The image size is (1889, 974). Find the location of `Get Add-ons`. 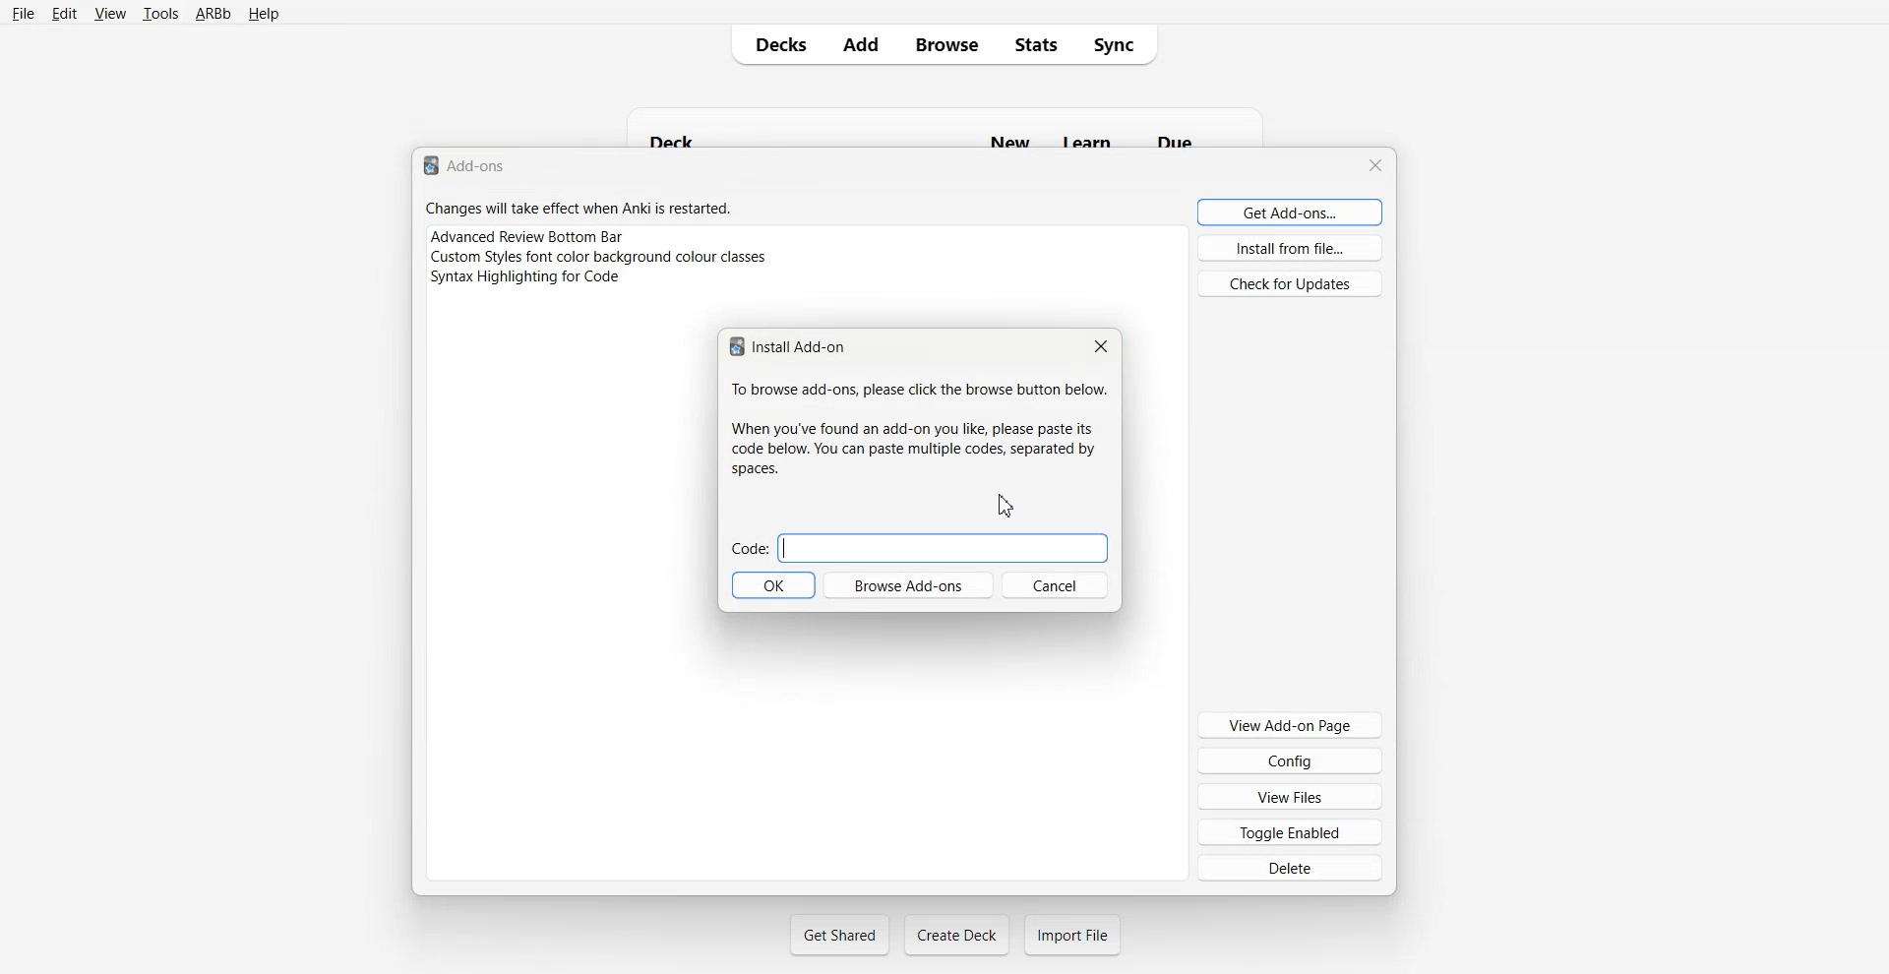

Get Add-ons is located at coordinates (1291, 212).